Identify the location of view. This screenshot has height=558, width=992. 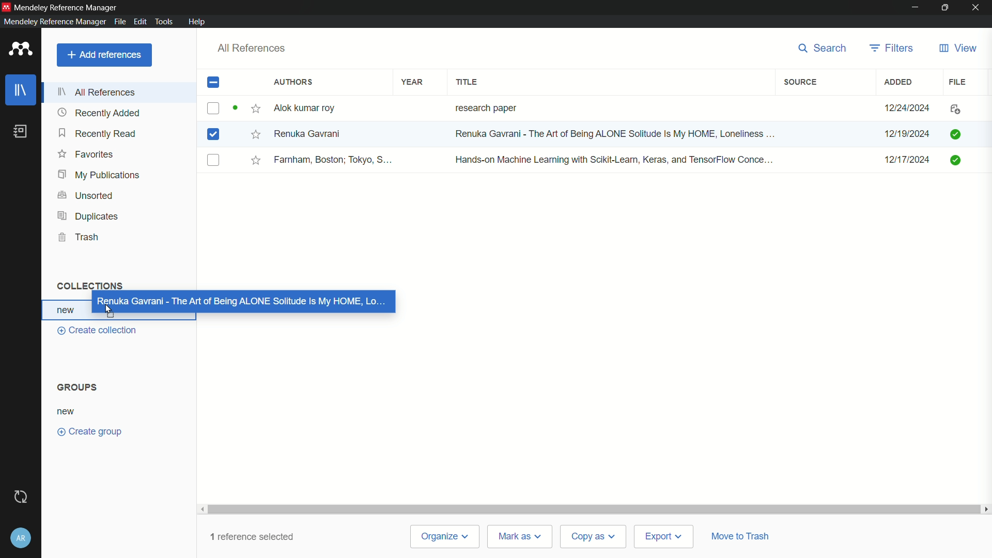
(958, 49).